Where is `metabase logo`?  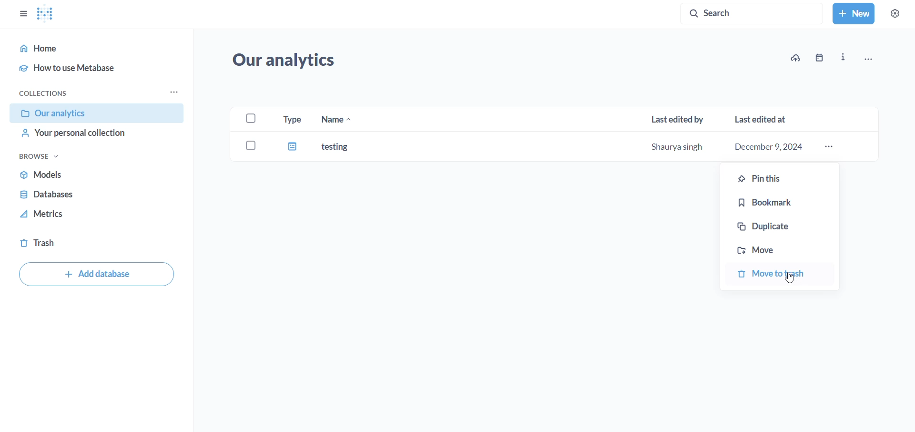 metabase logo is located at coordinates (45, 13).